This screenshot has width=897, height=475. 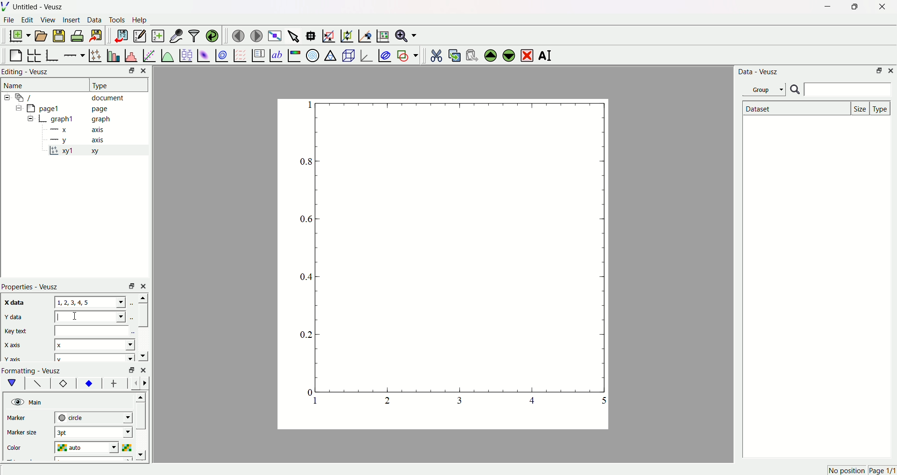 What do you see at coordinates (257, 35) in the screenshot?
I see `move to next page` at bounding box center [257, 35].